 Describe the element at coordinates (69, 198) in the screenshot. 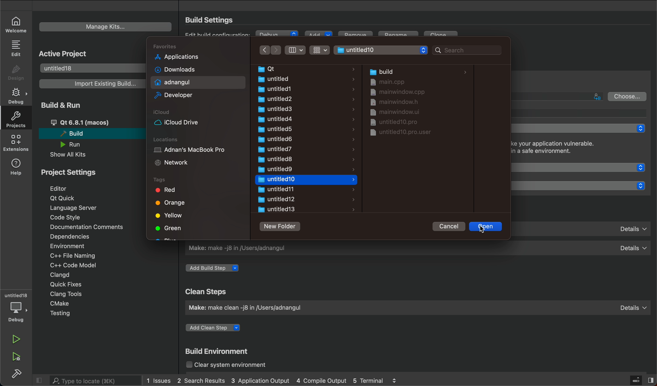

I see `qt quick` at that location.